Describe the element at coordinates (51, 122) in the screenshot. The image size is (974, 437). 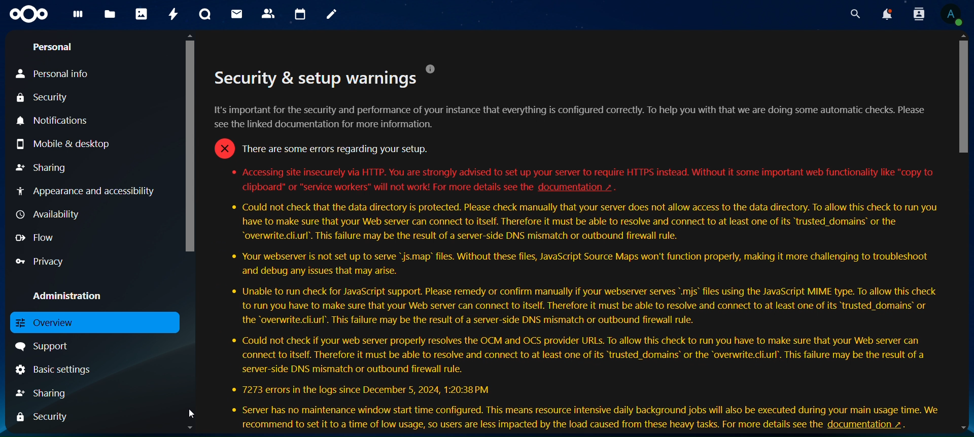
I see `notifications` at that location.